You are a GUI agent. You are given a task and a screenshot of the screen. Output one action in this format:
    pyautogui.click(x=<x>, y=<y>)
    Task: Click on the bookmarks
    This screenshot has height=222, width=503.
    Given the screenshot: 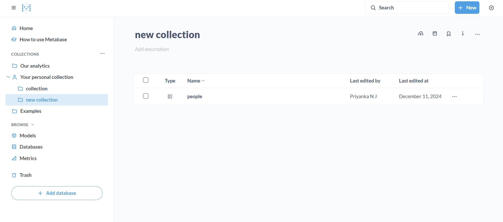 What is the action you would take?
    pyautogui.click(x=448, y=34)
    